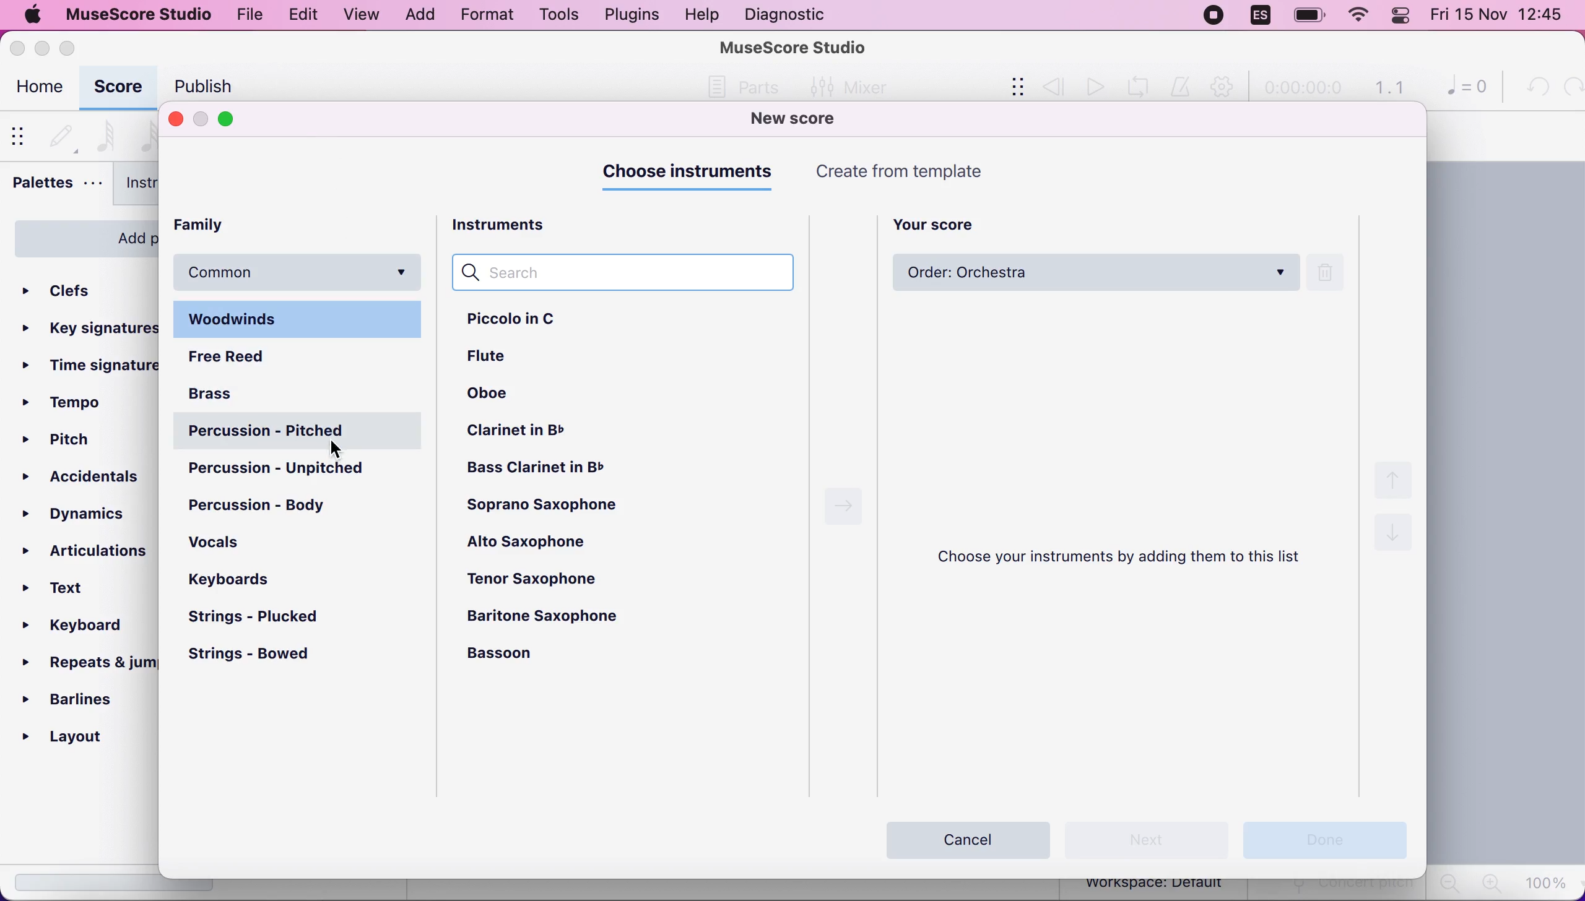 The width and height of the screenshot is (1585, 901). Describe the element at coordinates (1093, 274) in the screenshot. I see `order: orchestra` at that location.